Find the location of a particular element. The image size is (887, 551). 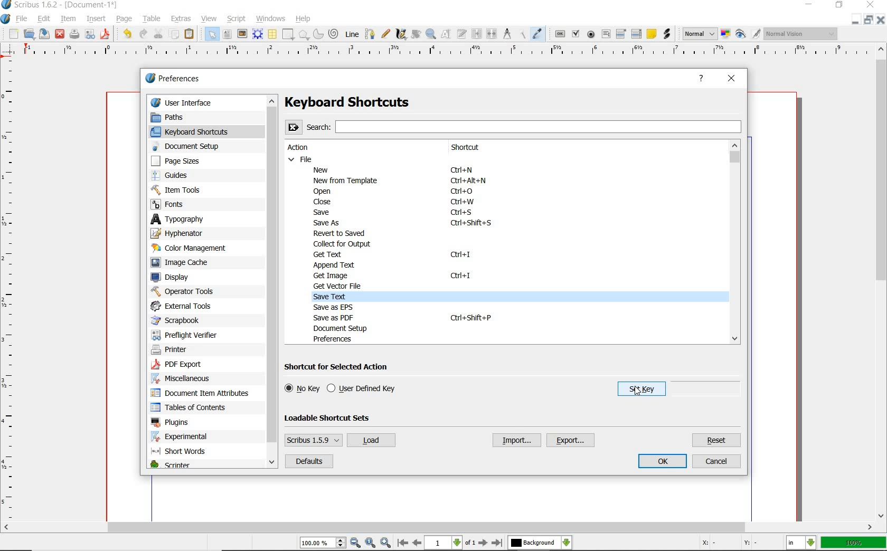

arc is located at coordinates (317, 35).